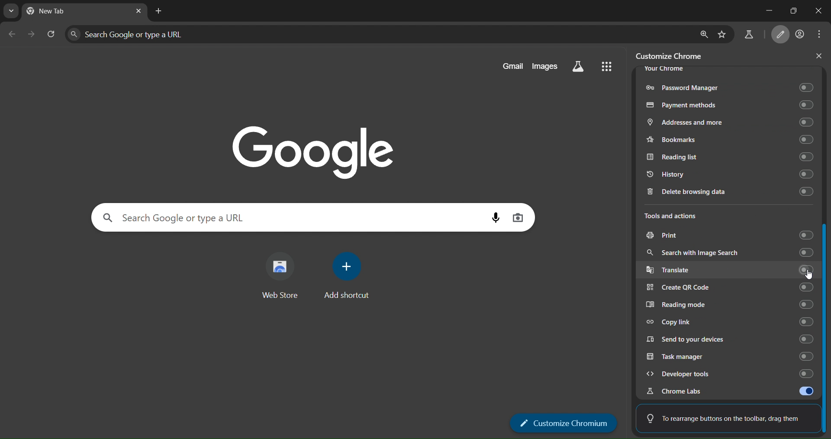  Describe the element at coordinates (781, 34) in the screenshot. I see `customize chromium` at that location.